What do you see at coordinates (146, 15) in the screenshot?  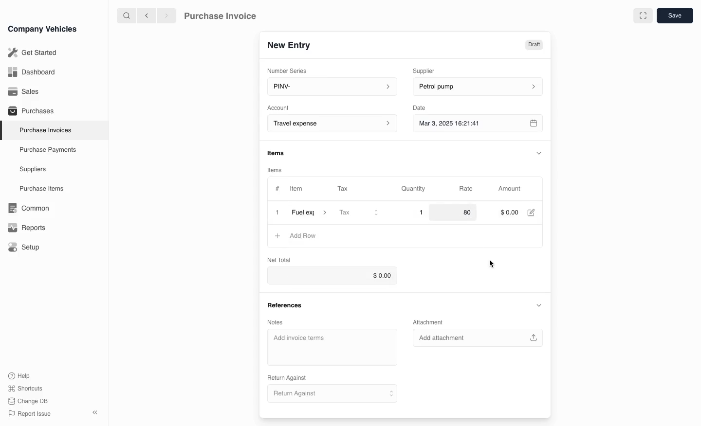 I see `previous` at bounding box center [146, 15].